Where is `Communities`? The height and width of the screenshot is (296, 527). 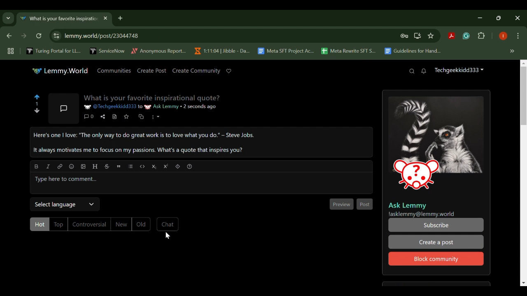
Communities is located at coordinates (114, 69).